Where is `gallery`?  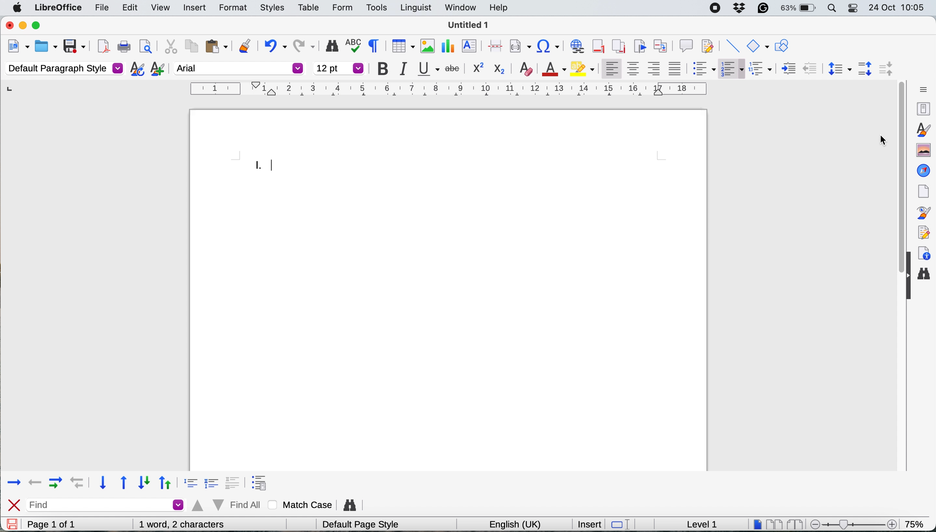 gallery is located at coordinates (922, 149).